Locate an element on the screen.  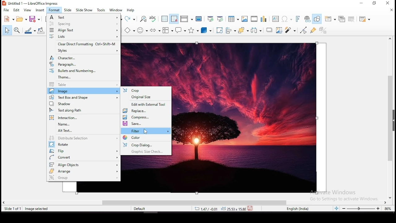
name is located at coordinates (83, 125).